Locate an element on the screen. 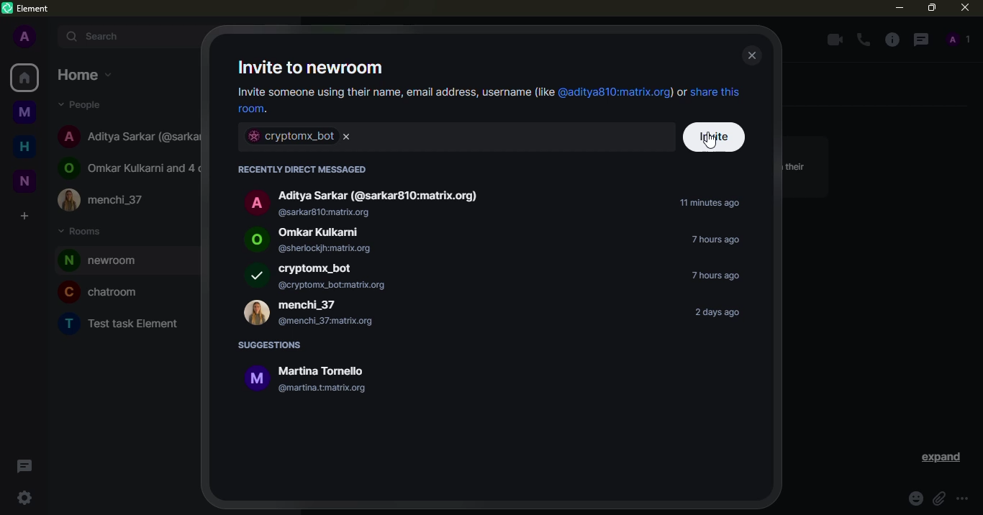  people is located at coordinates (86, 105).